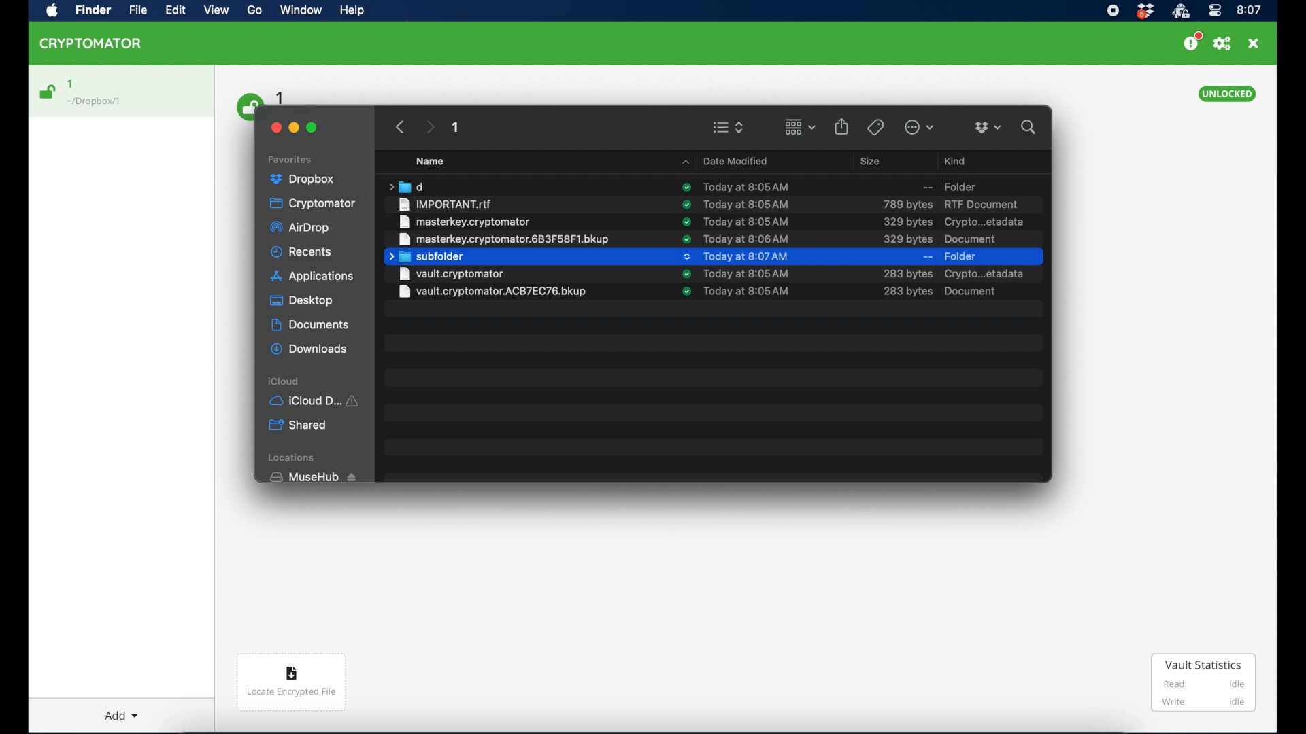  Describe the element at coordinates (907, 204) in the screenshot. I see `size` at that location.